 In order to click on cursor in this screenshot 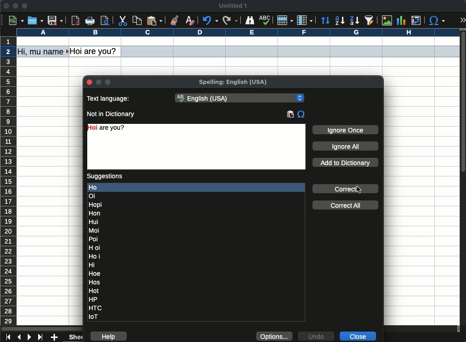, I will do `click(359, 190)`.